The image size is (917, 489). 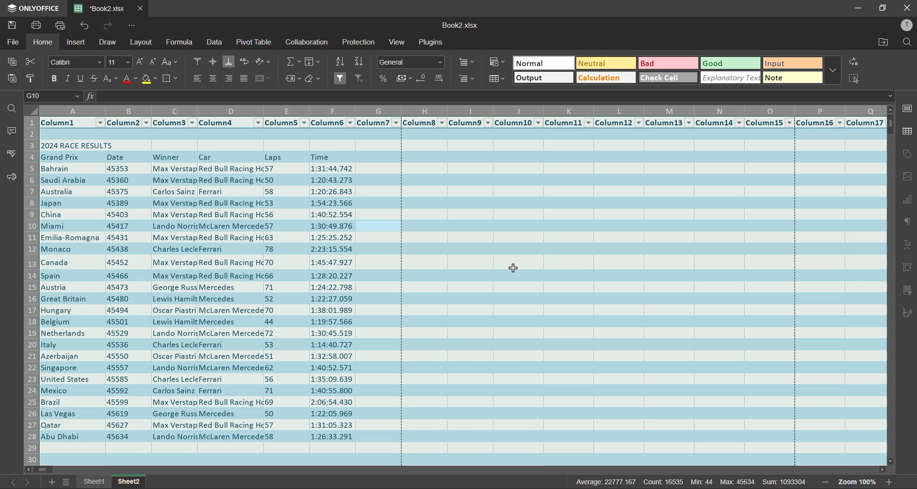 What do you see at coordinates (32, 289) in the screenshot?
I see `row numbers` at bounding box center [32, 289].